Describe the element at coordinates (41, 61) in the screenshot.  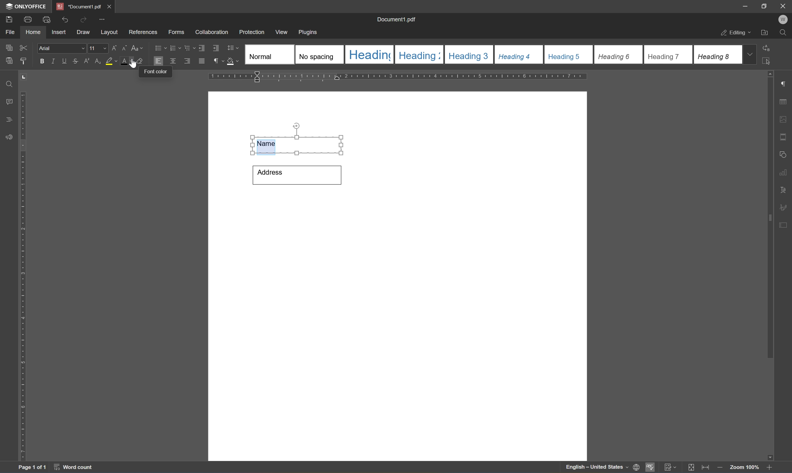
I see `bold` at that location.